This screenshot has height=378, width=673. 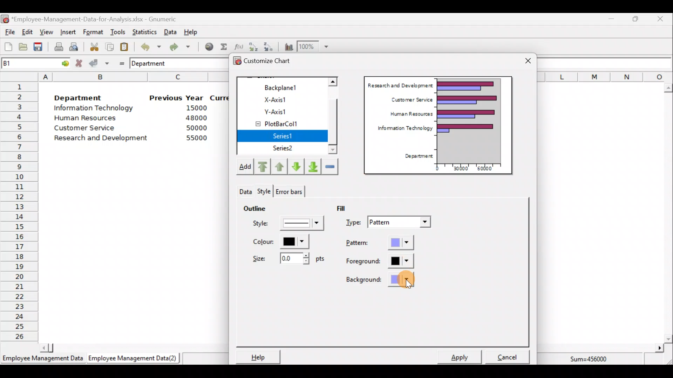 What do you see at coordinates (134, 358) in the screenshot?
I see `Employee Management Data (2)` at bounding box center [134, 358].